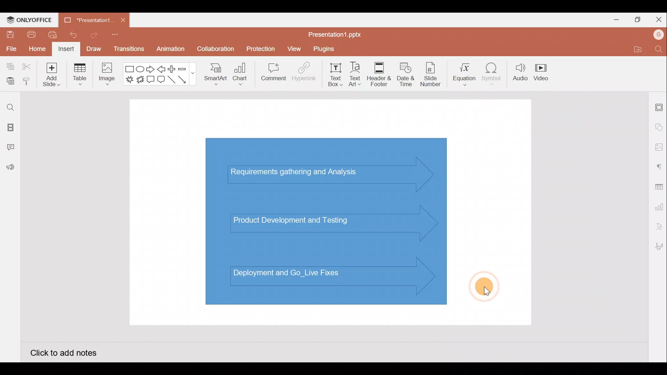  Describe the element at coordinates (337, 33) in the screenshot. I see `Presentation1.pptx` at that location.